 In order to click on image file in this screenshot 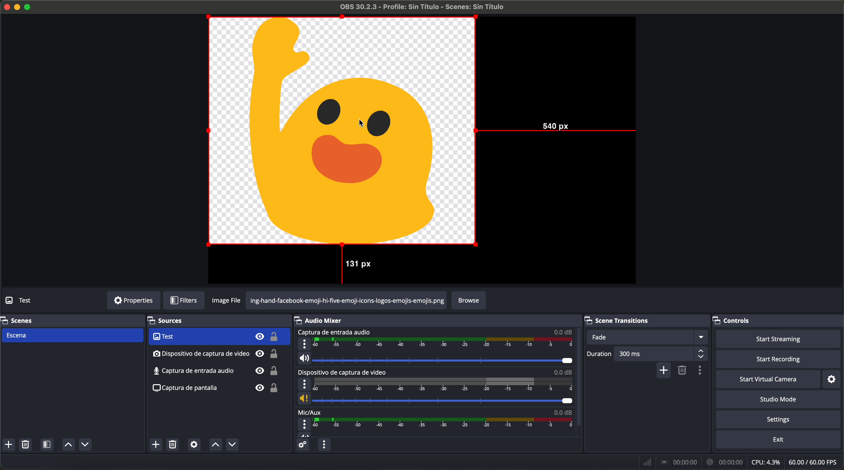, I will do `click(228, 300)`.